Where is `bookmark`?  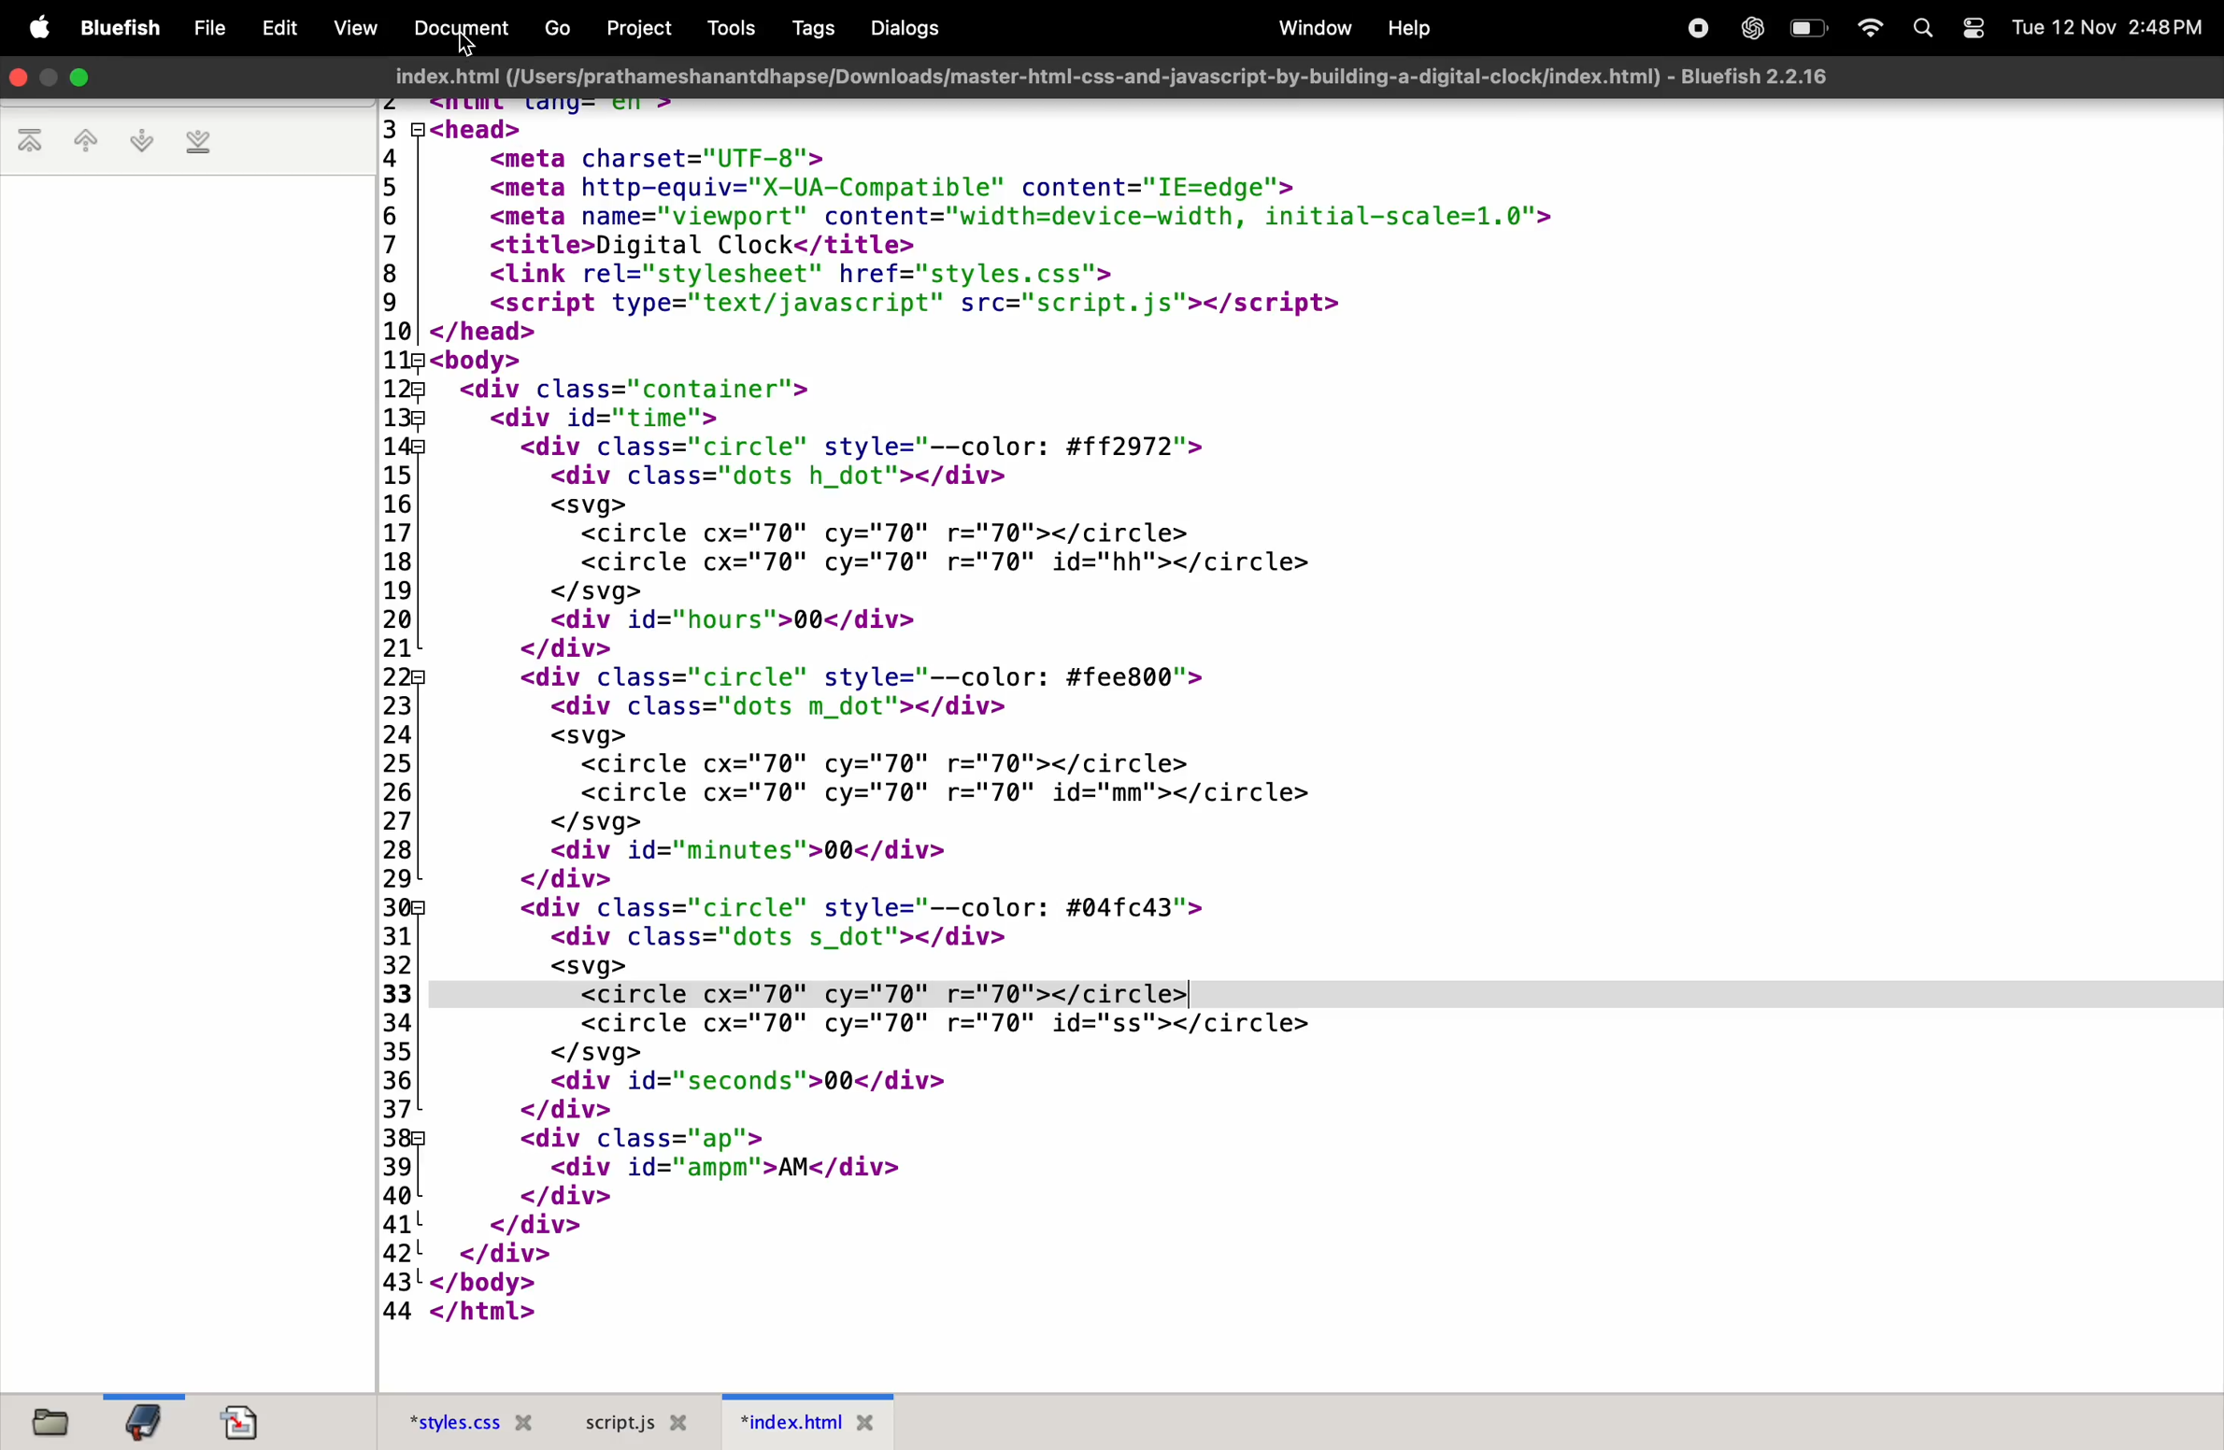 bookmark is located at coordinates (147, 1420).